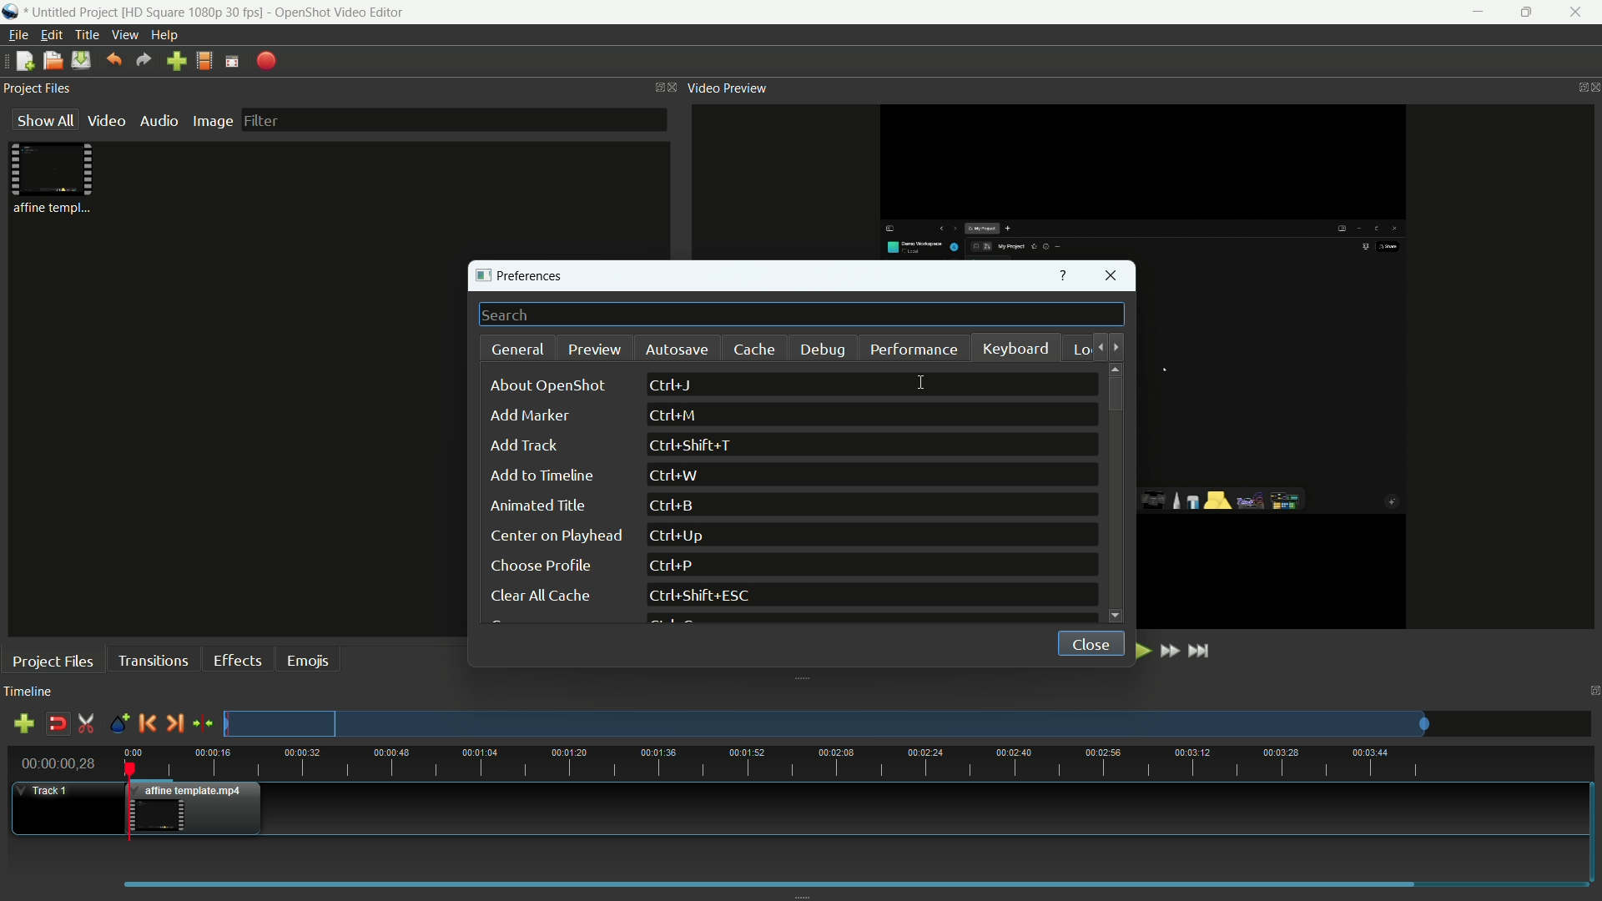 The height and width of the screenshot is (901, 1602). What do you see at coordinates (47, 791) in the screenshot?
I see `track 1` at bounding box center [47, 791].